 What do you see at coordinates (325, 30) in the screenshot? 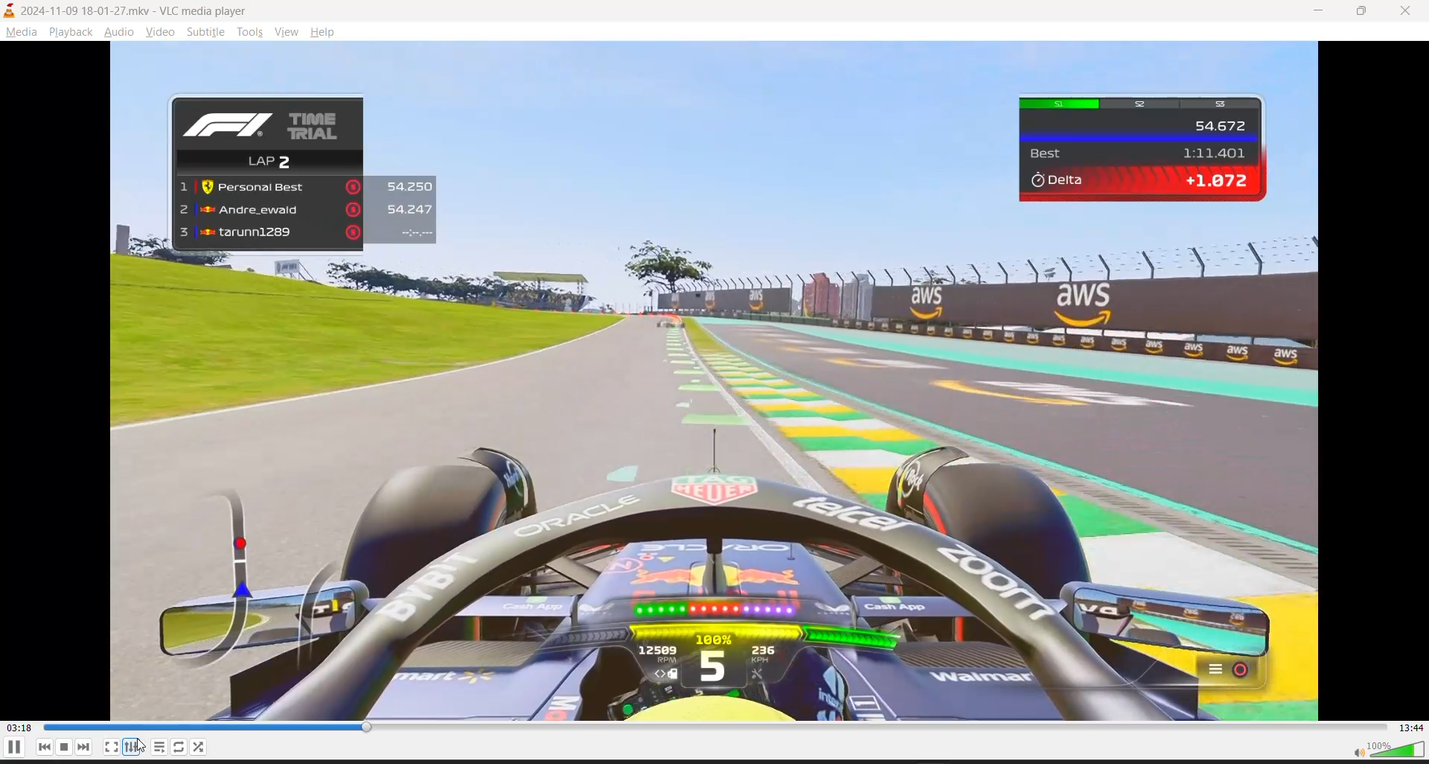
I see `help` at bounding box center [325, 30].